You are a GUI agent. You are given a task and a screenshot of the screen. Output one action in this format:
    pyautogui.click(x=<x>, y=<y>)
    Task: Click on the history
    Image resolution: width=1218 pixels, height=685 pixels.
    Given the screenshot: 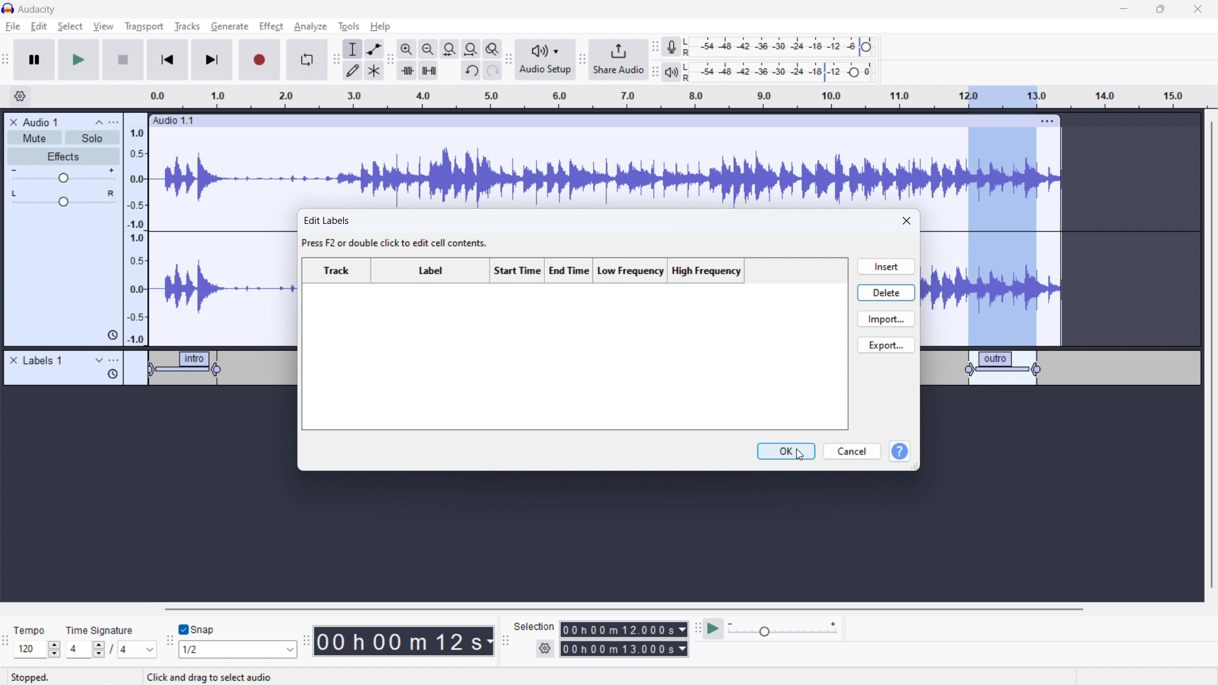 What is the action you would take?
    pyautogui.click(x=113, y=335)
    